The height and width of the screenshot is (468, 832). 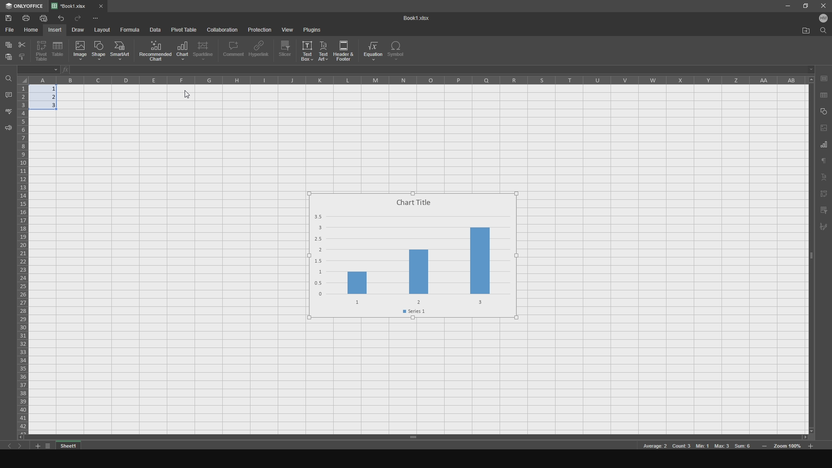 I want to click on recommended chart, so click(x=153, y=52).